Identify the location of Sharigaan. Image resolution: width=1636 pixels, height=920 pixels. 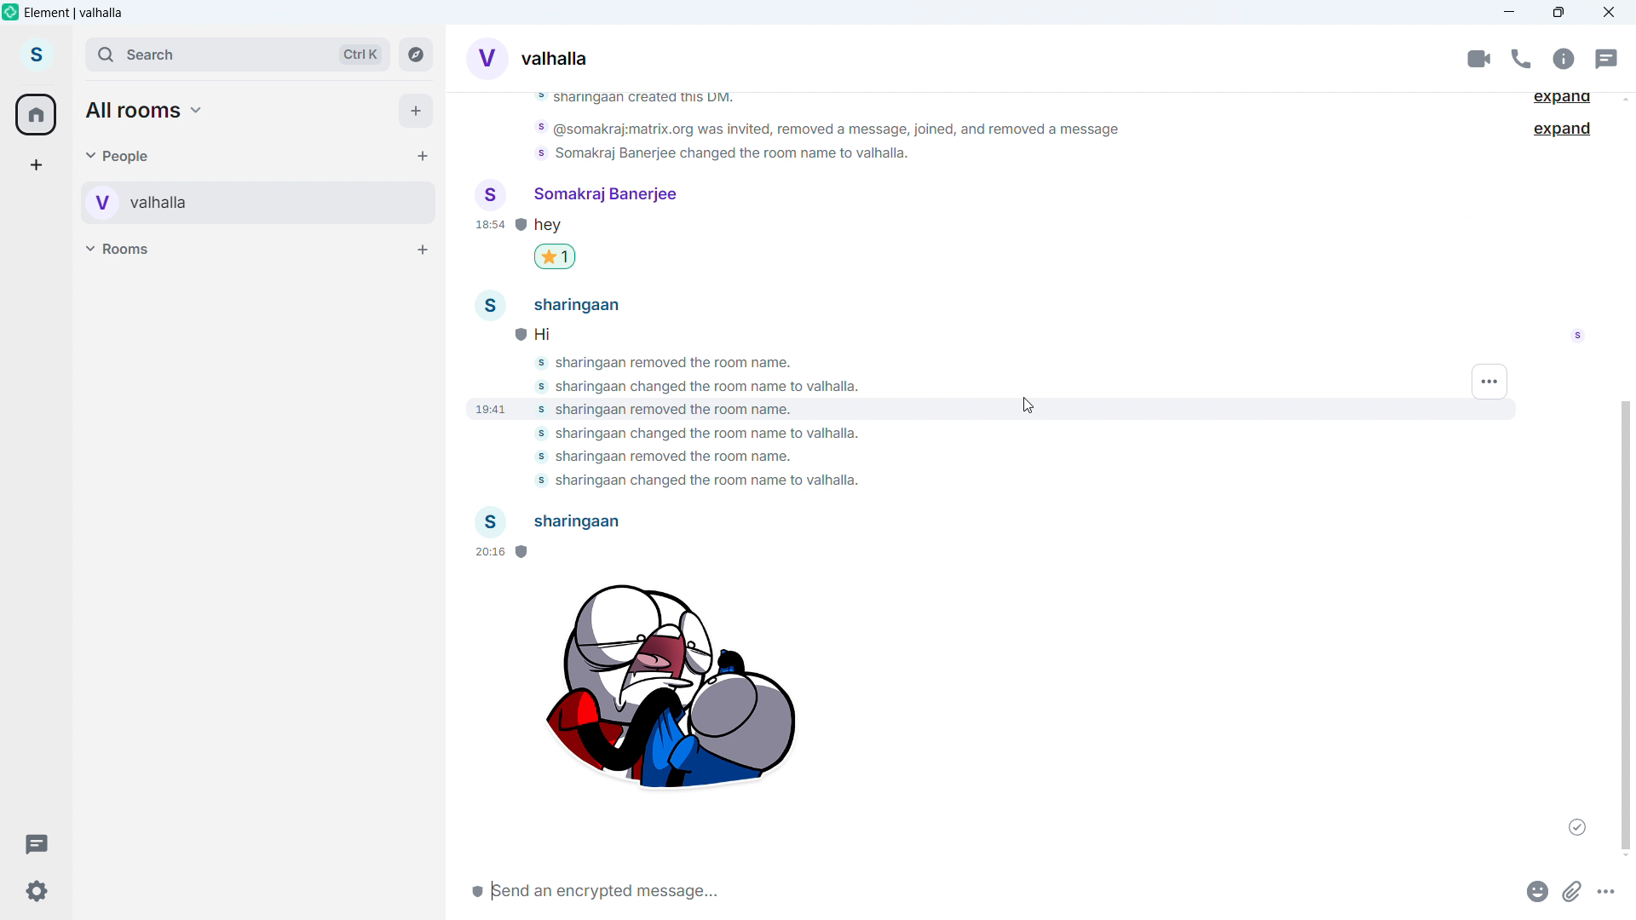
(551, 522).